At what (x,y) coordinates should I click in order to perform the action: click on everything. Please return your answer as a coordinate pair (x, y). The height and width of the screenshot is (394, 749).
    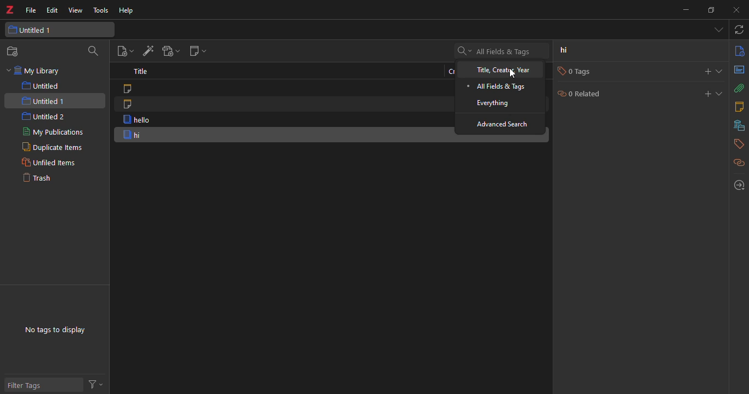
    Looking at the image, I should click on (492, 104).